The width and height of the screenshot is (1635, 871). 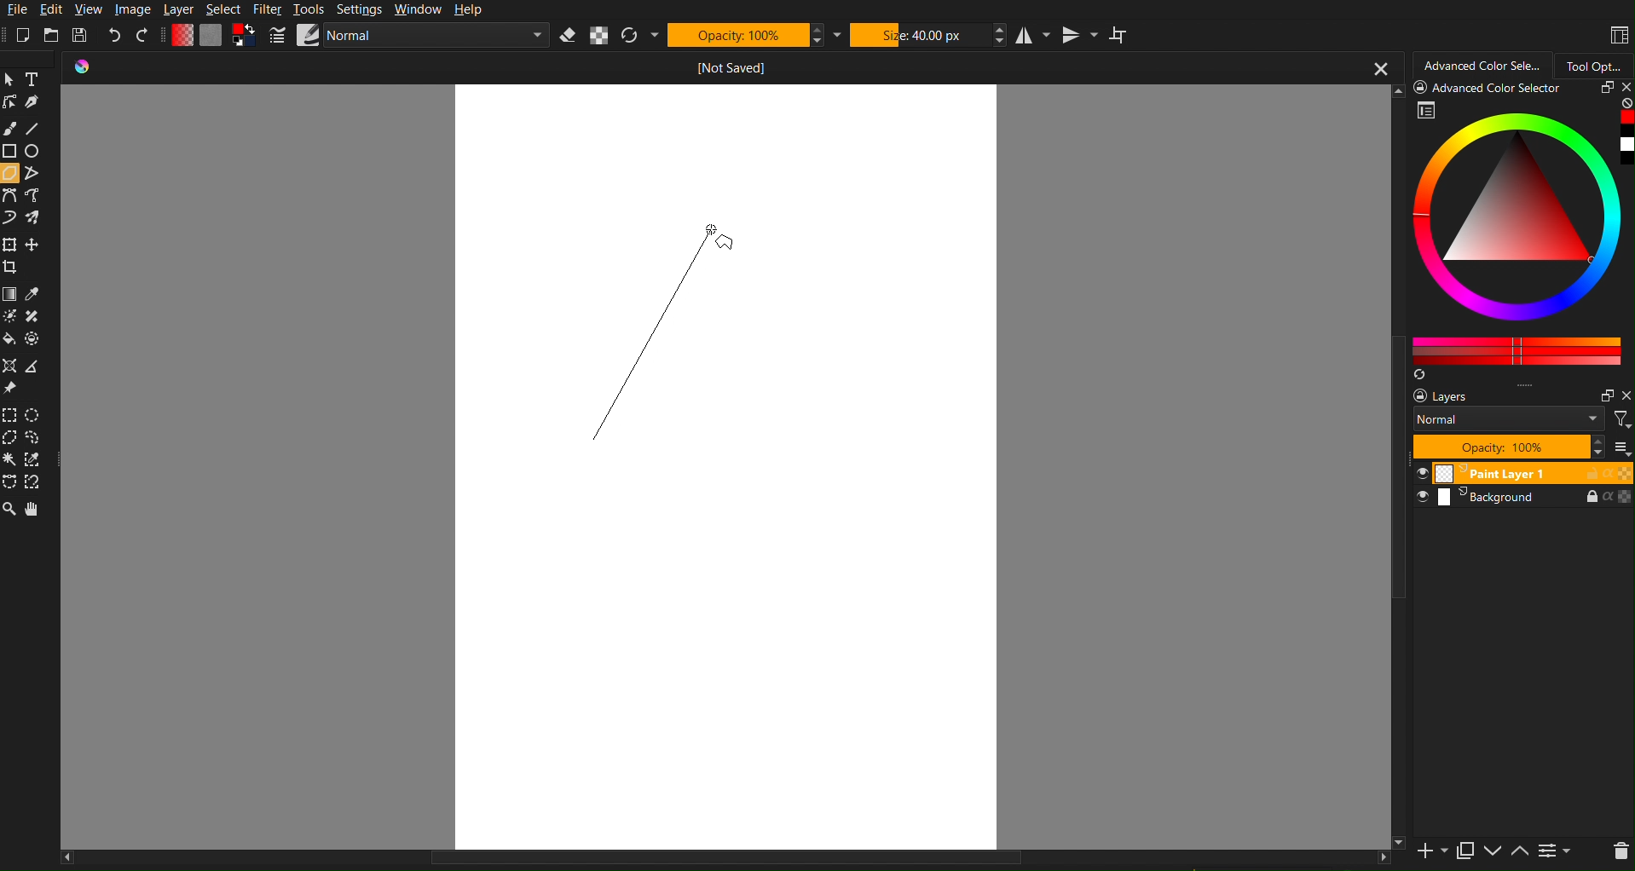 What do you see at coordinates (711, 230) in the screenshot?
I see `Cursor` at bounding box center [711, 230].